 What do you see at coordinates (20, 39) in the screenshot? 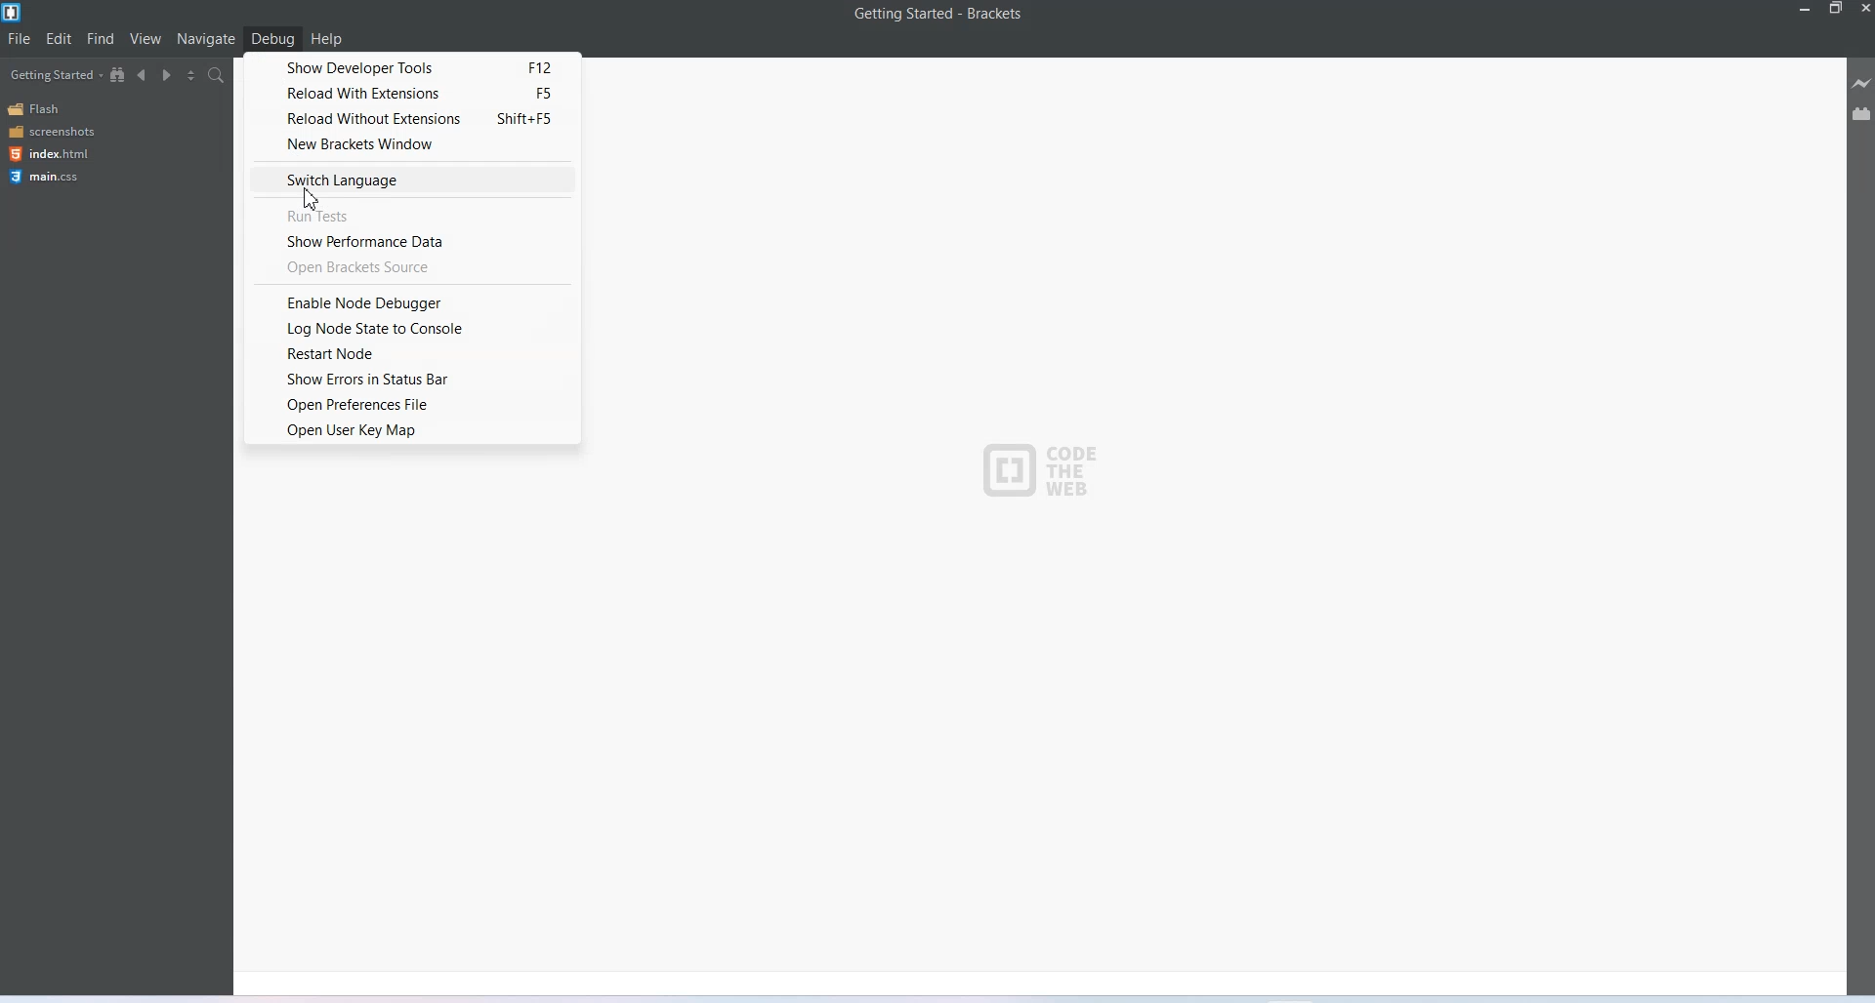
I see `File` at bounding box center [20, 39].